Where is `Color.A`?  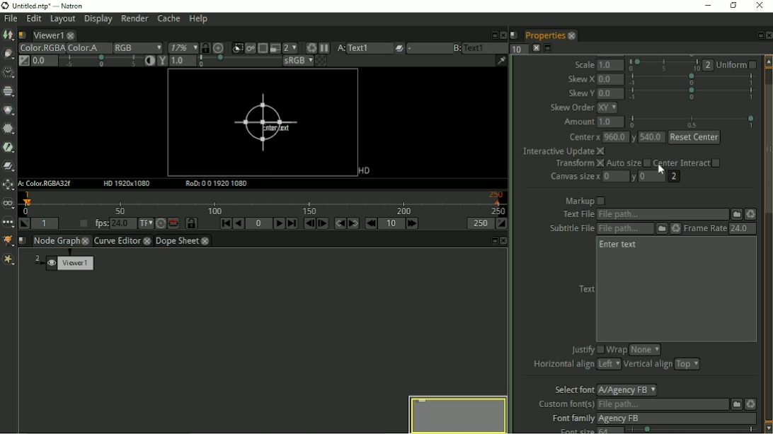 Color.A is located at coordinates (88, 48).